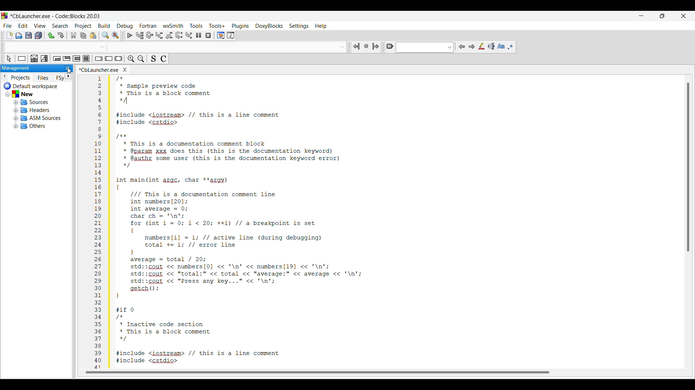 This screenshot has height=390, width=695. Describe the element at coordinates (357, 46) in the screenshot. I see `Jump back` at that location.